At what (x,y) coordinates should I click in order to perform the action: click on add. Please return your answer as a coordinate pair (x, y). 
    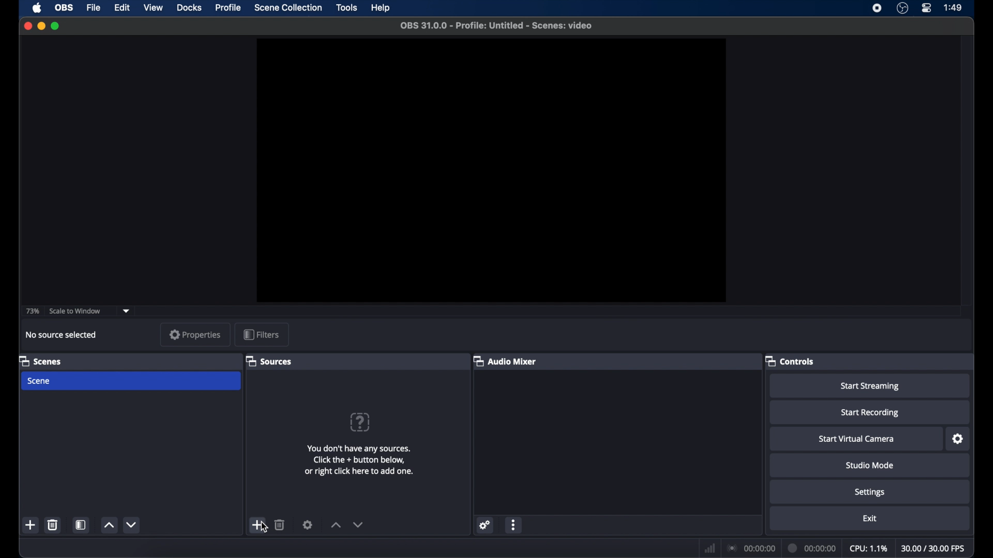
    Looking at the image, I should click on (258, 524).